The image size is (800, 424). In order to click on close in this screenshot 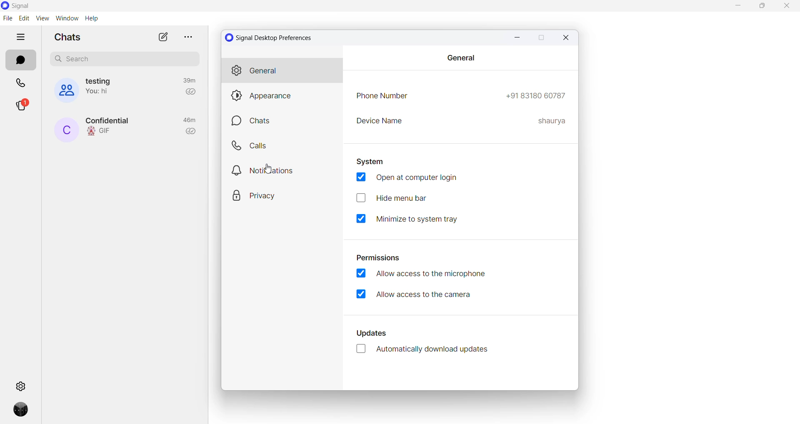, I will do `click(786, 8)`.